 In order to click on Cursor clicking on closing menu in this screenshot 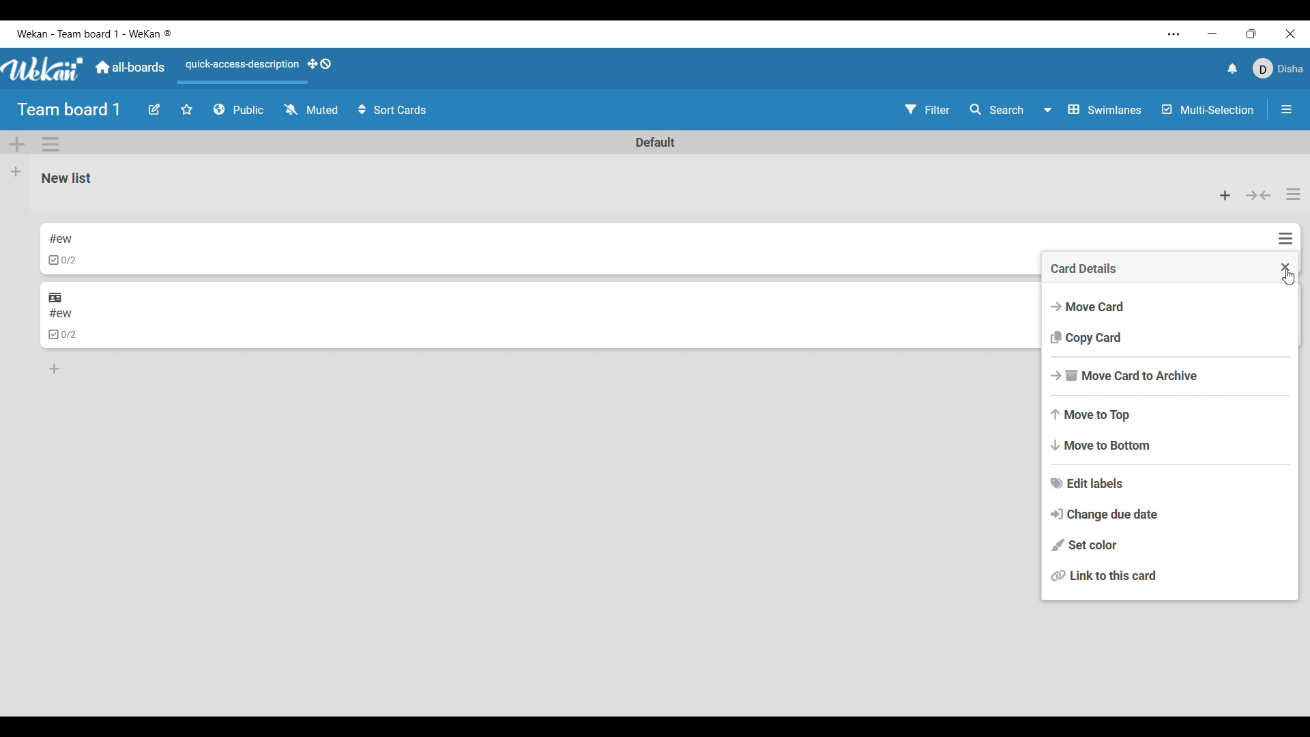, I will do `click(1288, 278)`.